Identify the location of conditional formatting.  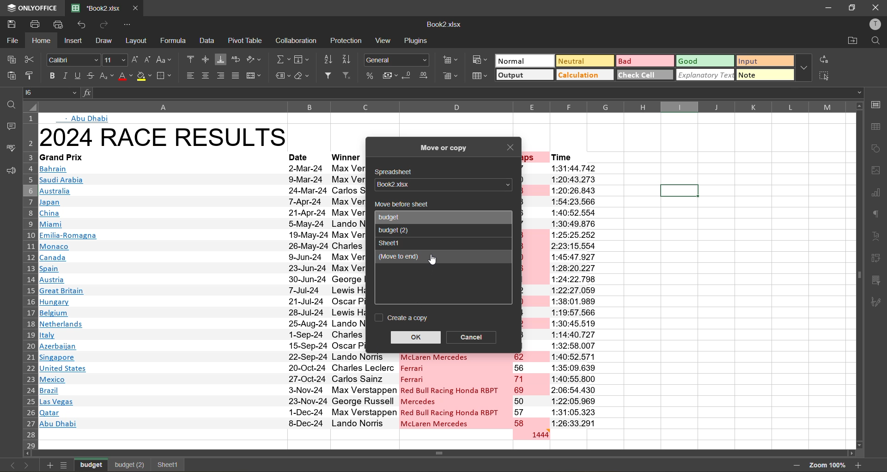
(480, 59).